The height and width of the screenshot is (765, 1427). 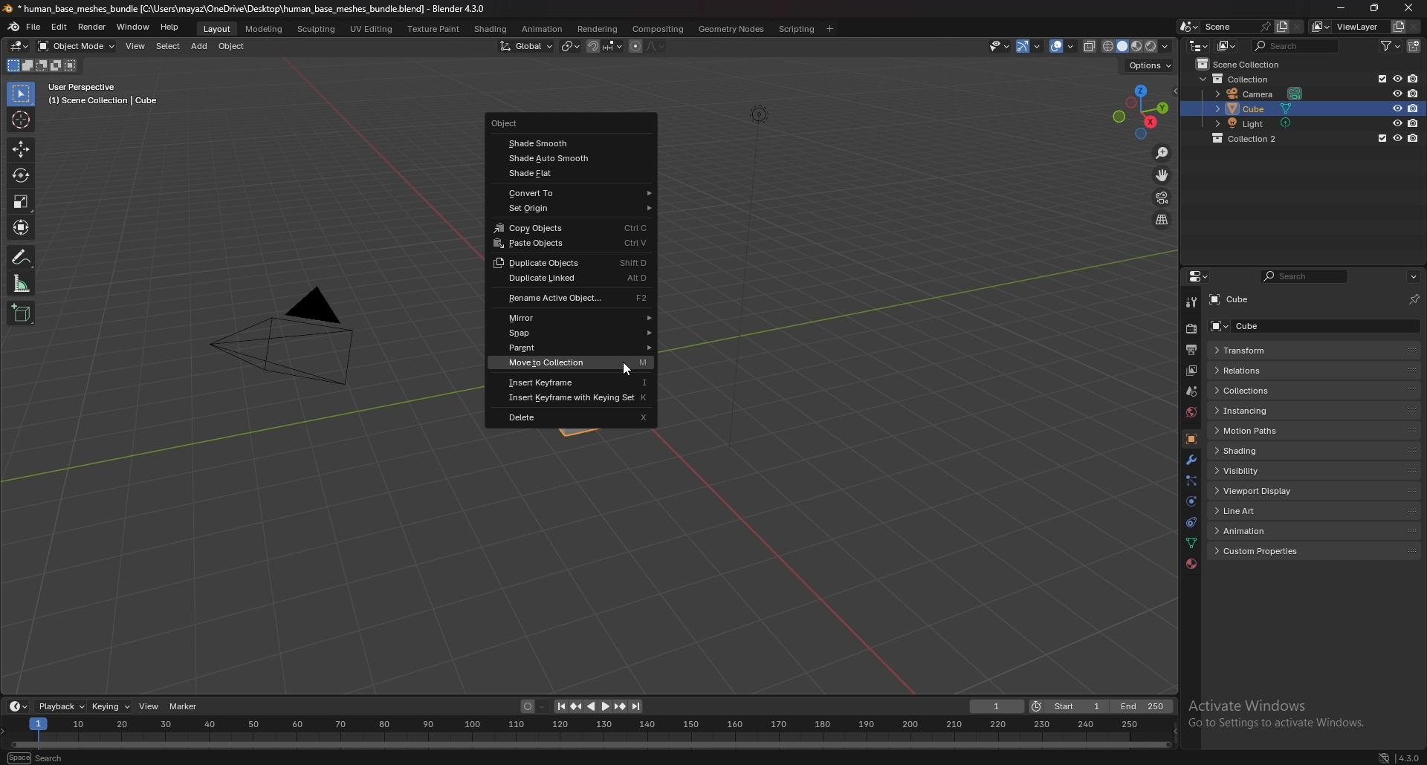 I want to click on editor type, so click(x=19, y=706).